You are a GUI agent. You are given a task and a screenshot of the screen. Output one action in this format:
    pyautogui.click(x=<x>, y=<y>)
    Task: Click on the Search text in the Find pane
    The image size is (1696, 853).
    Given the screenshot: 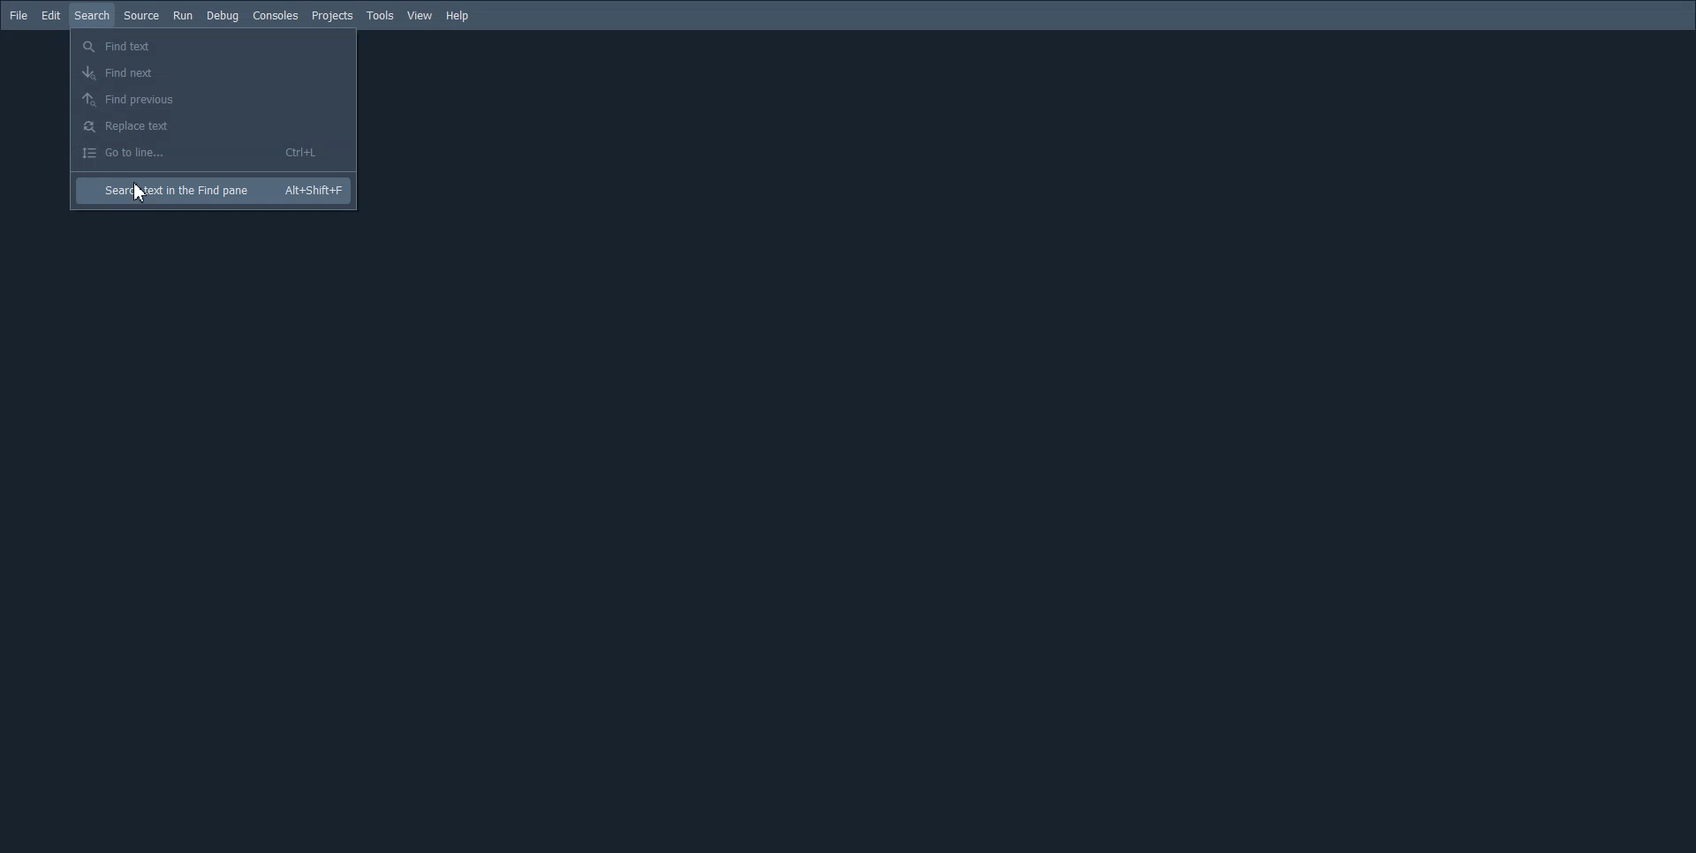 What is the action you would take?
    pyautogui.click(x=213, y=191)
    